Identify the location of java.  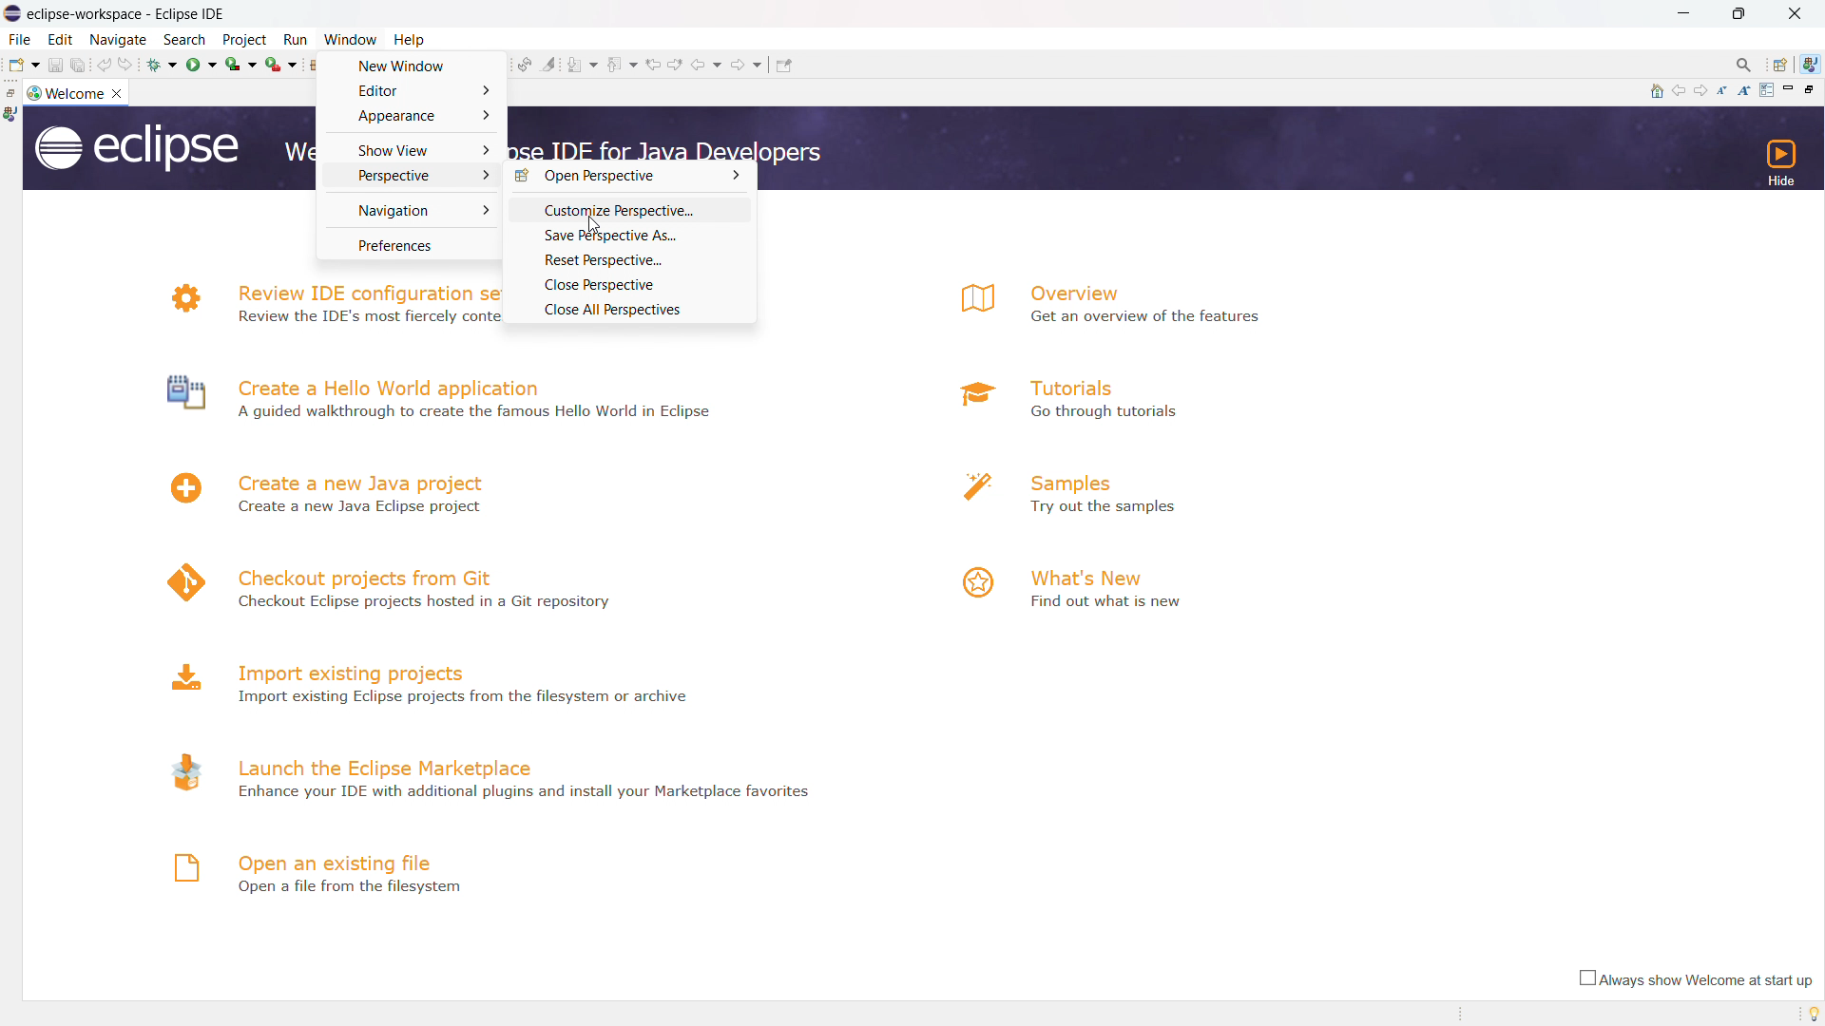
(1813, 64).